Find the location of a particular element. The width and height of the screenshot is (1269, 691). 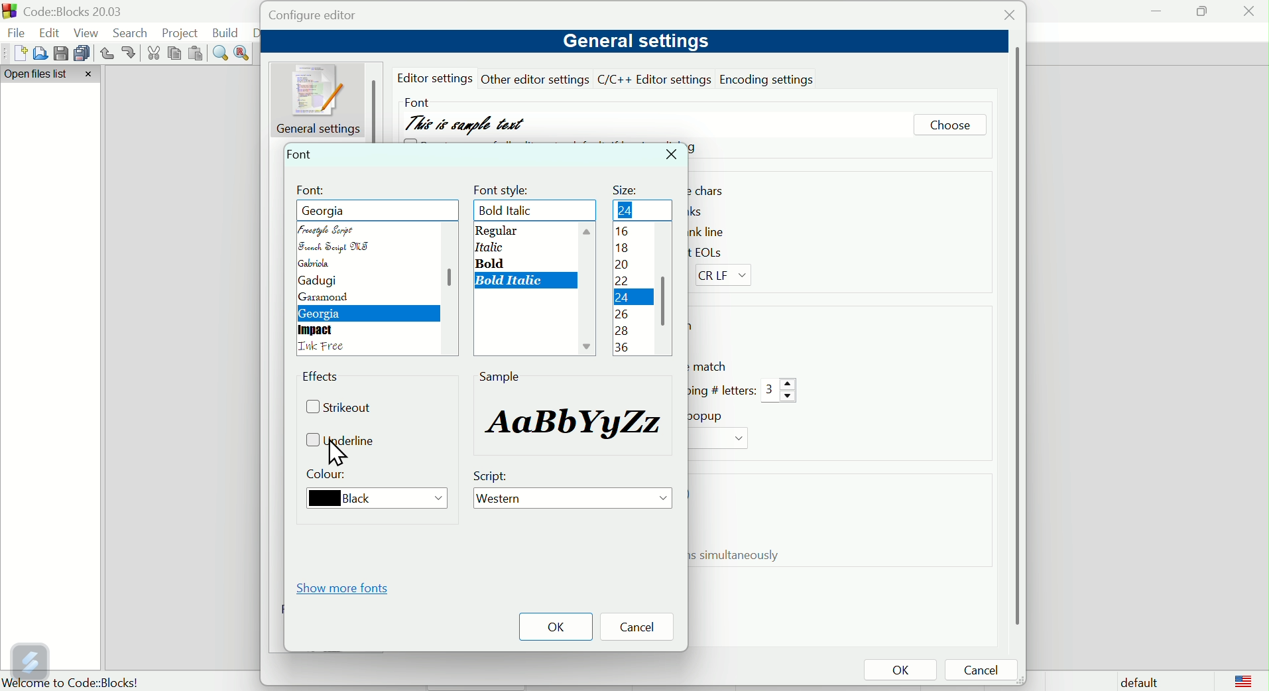

Undo is located at coordinates (106, 54).